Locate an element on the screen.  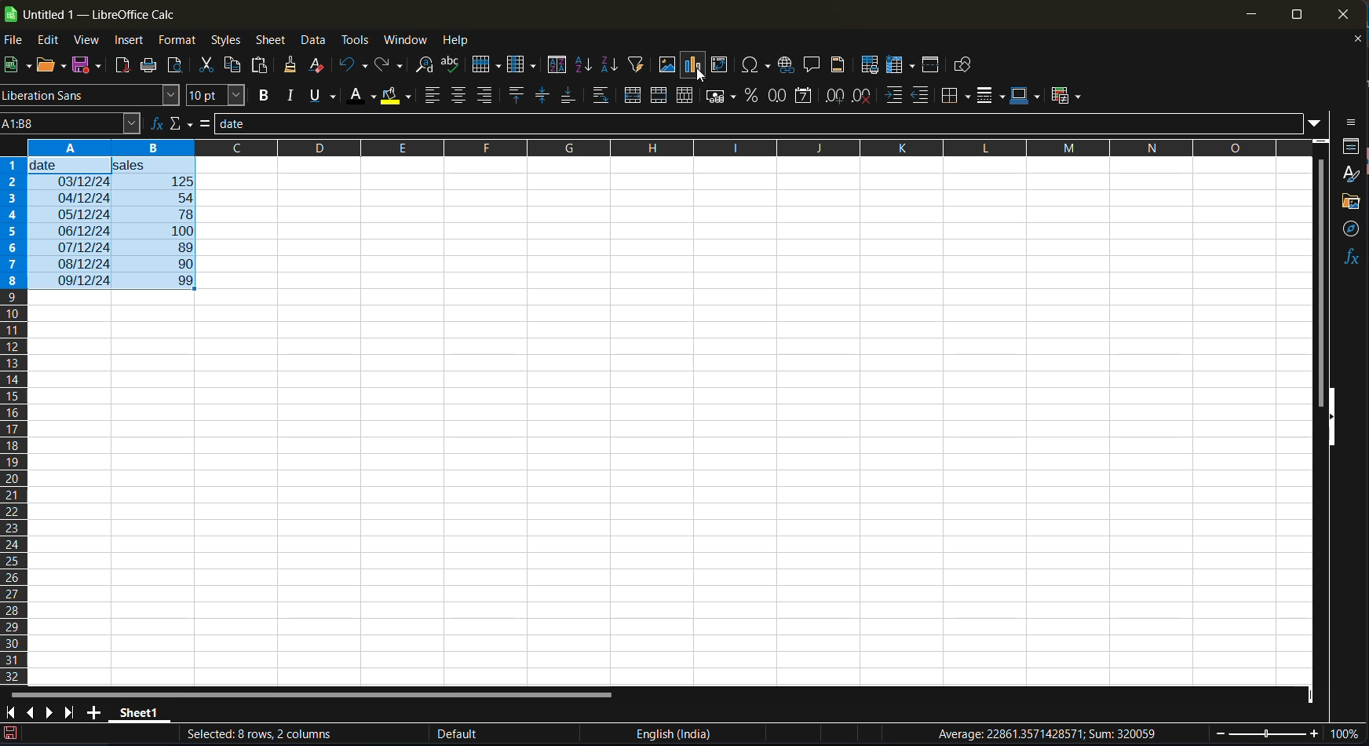
font name is located at coordinates (93, 94).